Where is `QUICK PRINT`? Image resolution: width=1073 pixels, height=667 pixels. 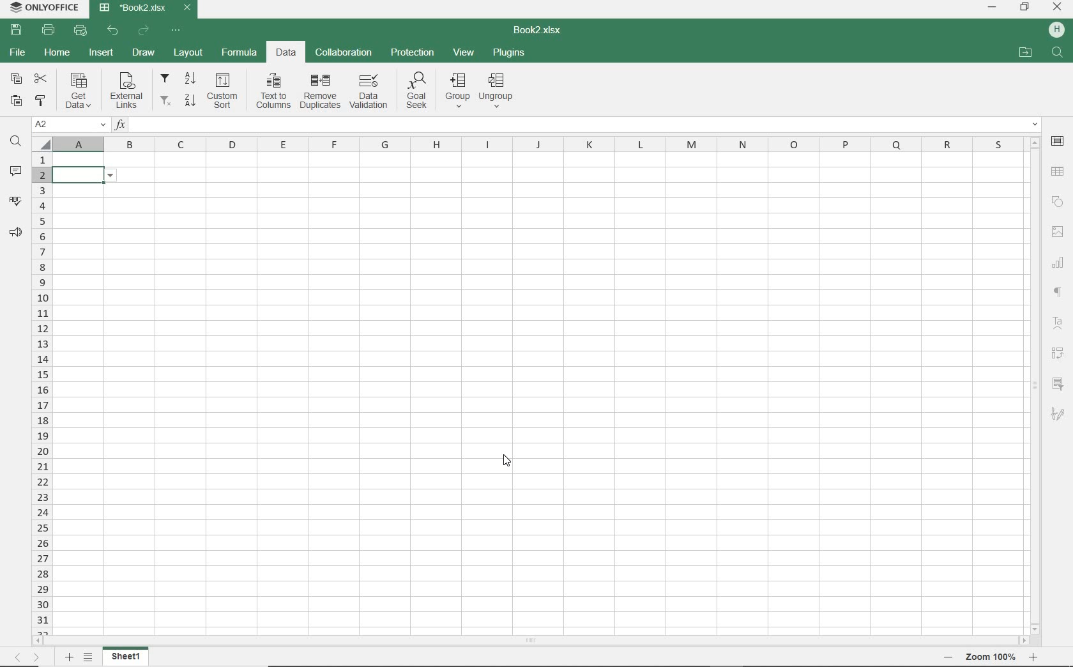
QUICK PRINT is located at coordinates (79, 29).